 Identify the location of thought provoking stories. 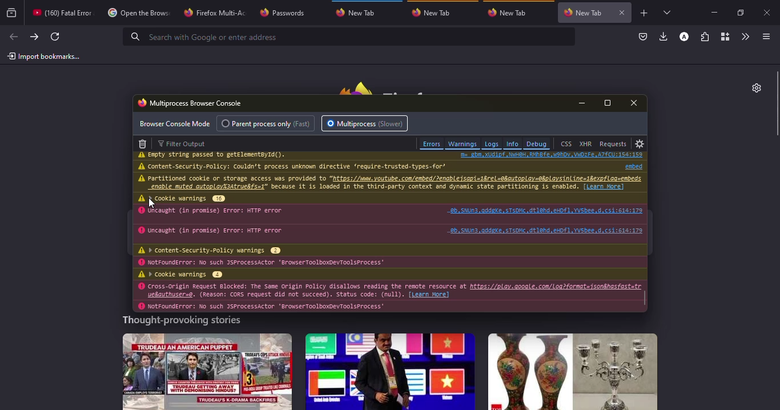
(180, 321).